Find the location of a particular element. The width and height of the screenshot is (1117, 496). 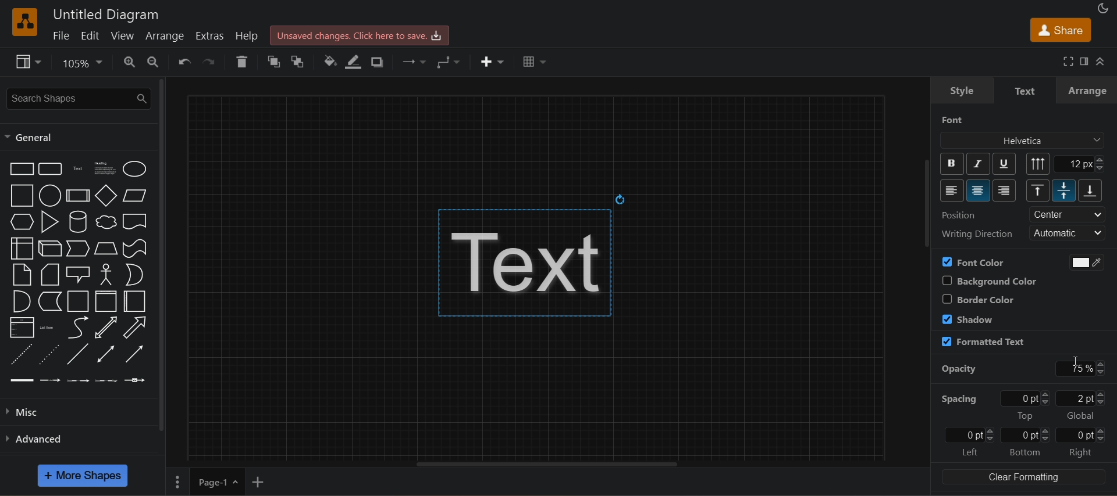

internal storage is located at coordinates (21, 248).